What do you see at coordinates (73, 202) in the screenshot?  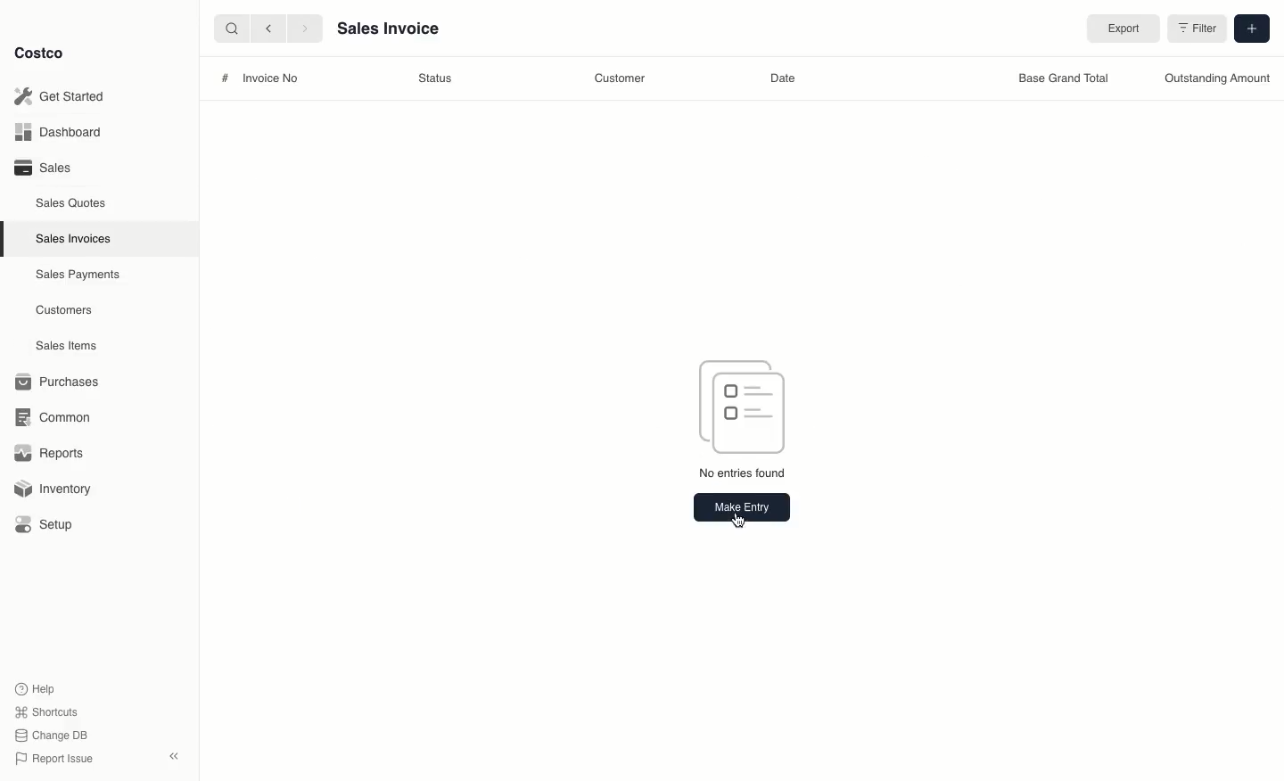 I see `Sales Quotes` at bounding box center [73, 202].